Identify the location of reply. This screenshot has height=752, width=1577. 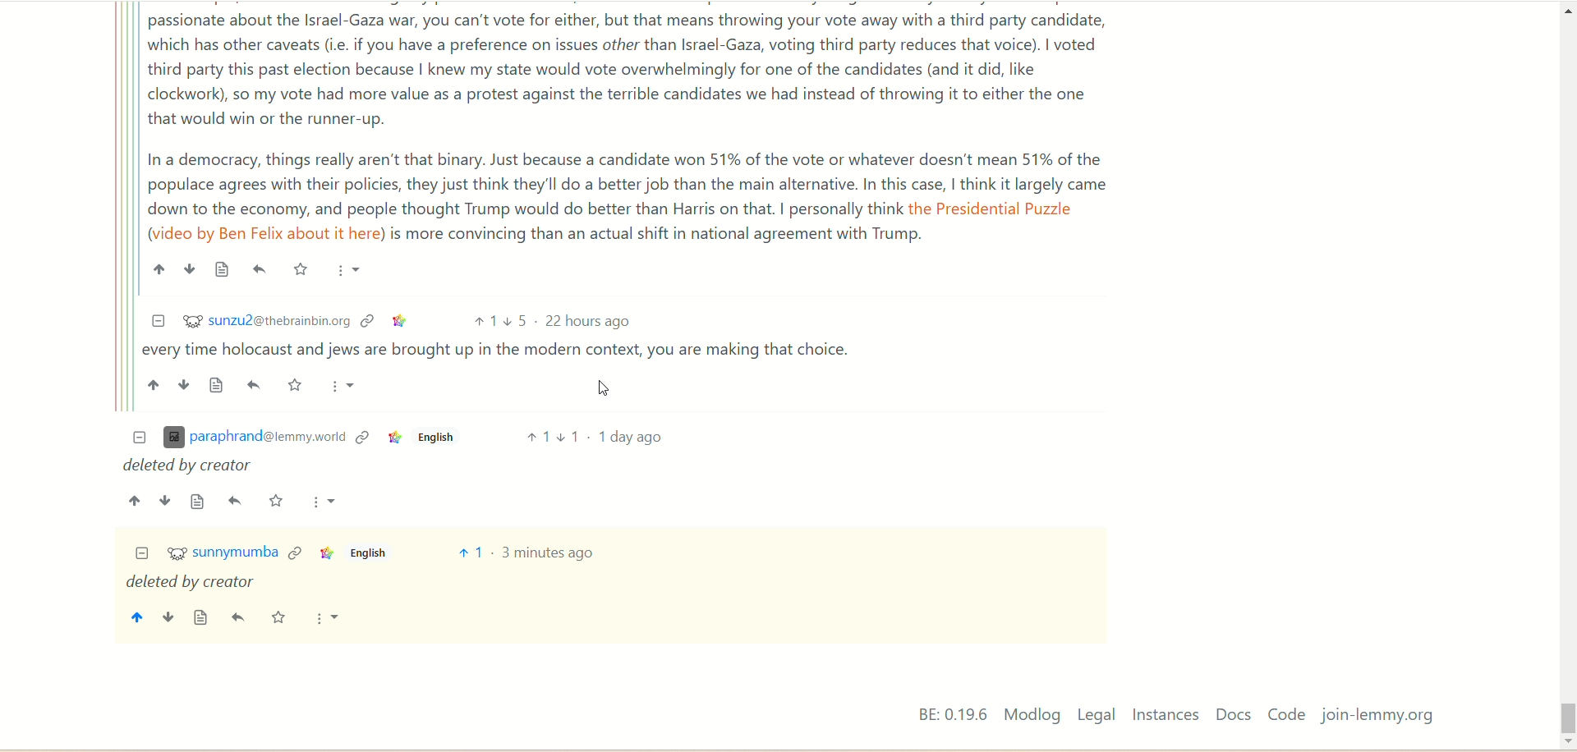
(241, 618).